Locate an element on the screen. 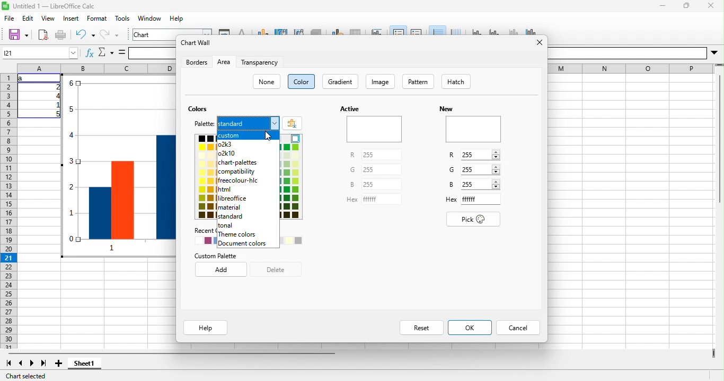  2 is located at coordinates (56, 87).